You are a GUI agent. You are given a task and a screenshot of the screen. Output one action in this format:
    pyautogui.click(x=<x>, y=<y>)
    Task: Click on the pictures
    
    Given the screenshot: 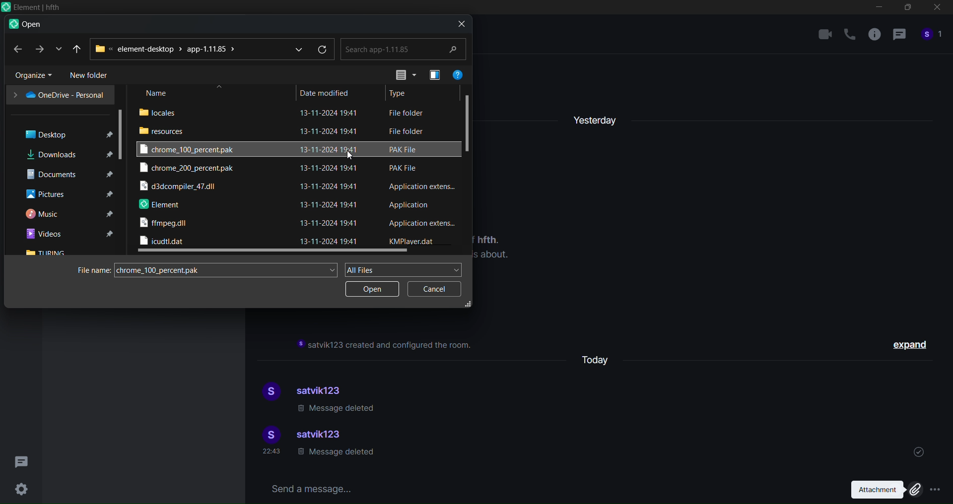 What is the action you would take?
    pyautogui.click(x=67, y=194)
    